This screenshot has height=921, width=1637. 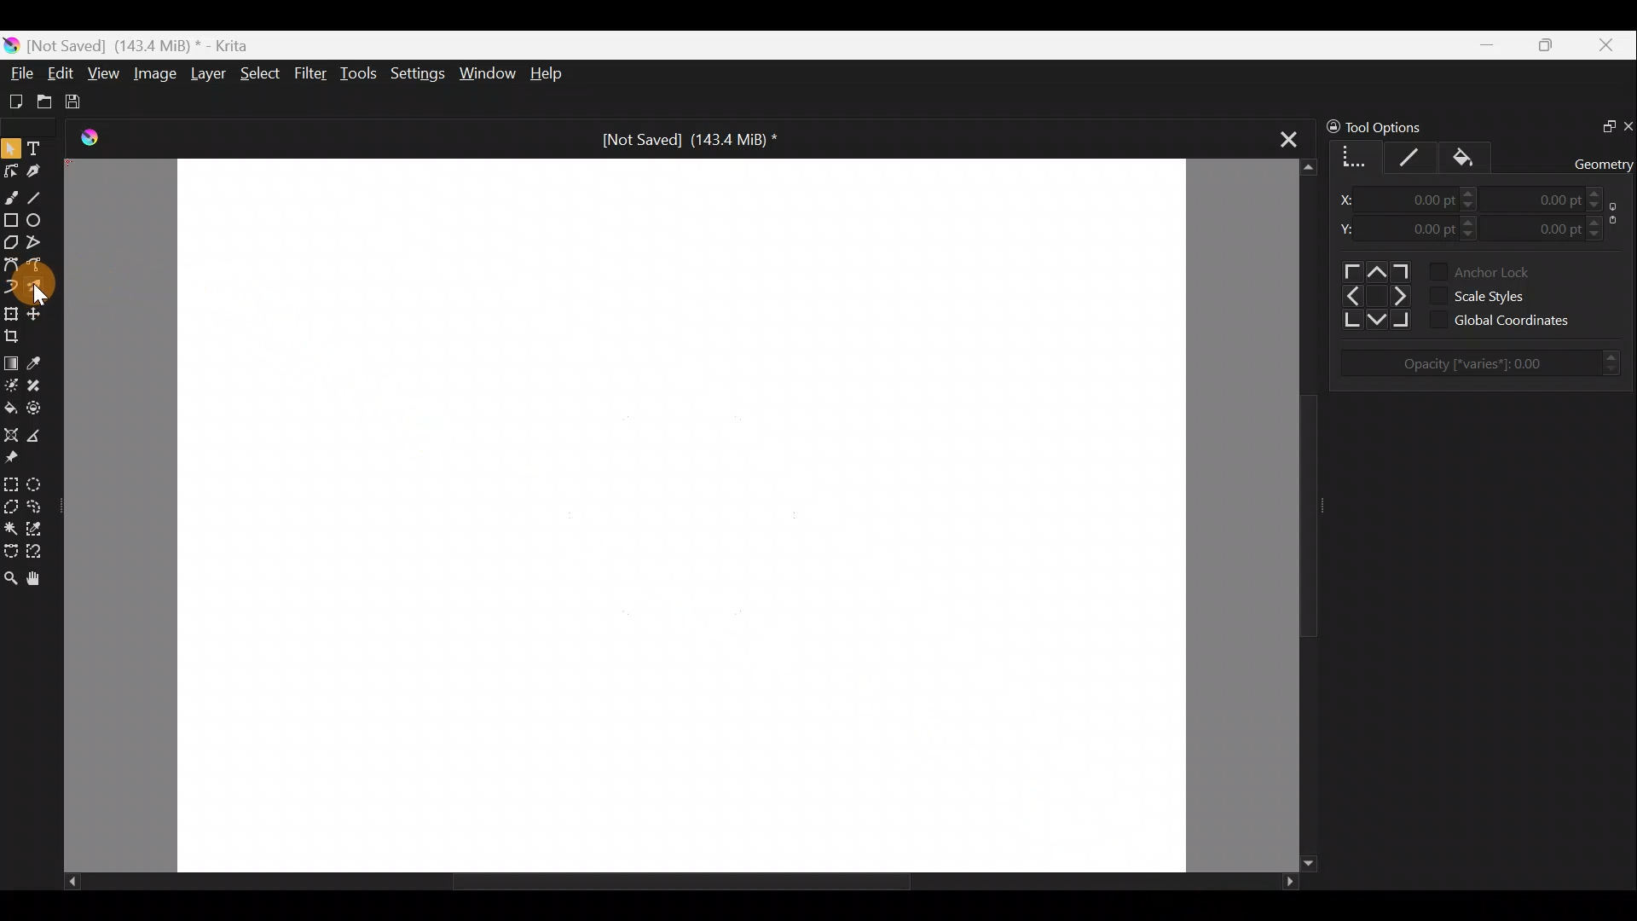 What do you see at coordinates (1607, 206) in the screenshot?
I see `Decrease` at bounding box center [1607, 206].